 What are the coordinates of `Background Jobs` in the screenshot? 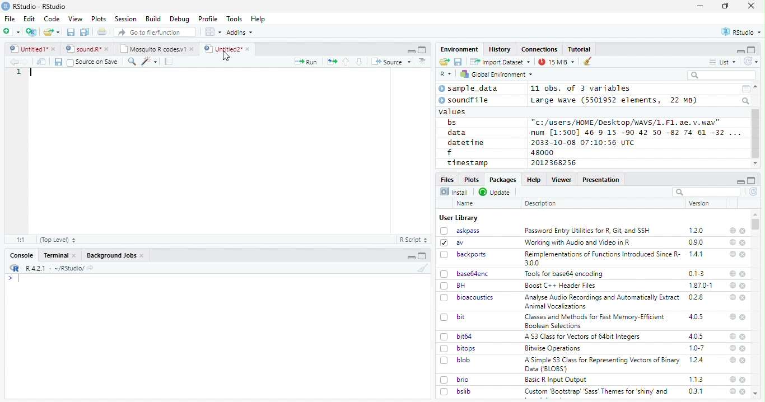 It's located at (115, 255).